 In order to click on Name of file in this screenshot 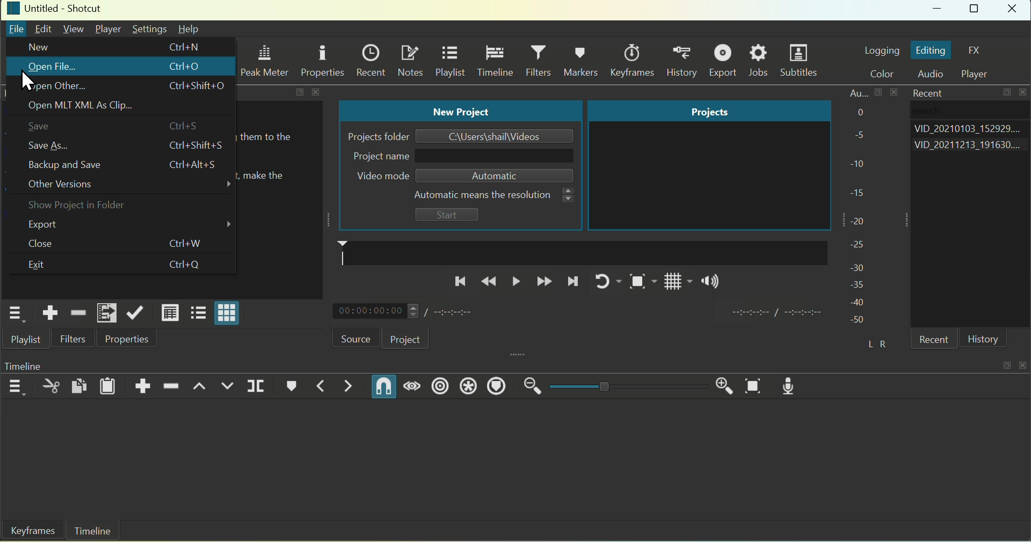, I will do `click(496, 136)`.